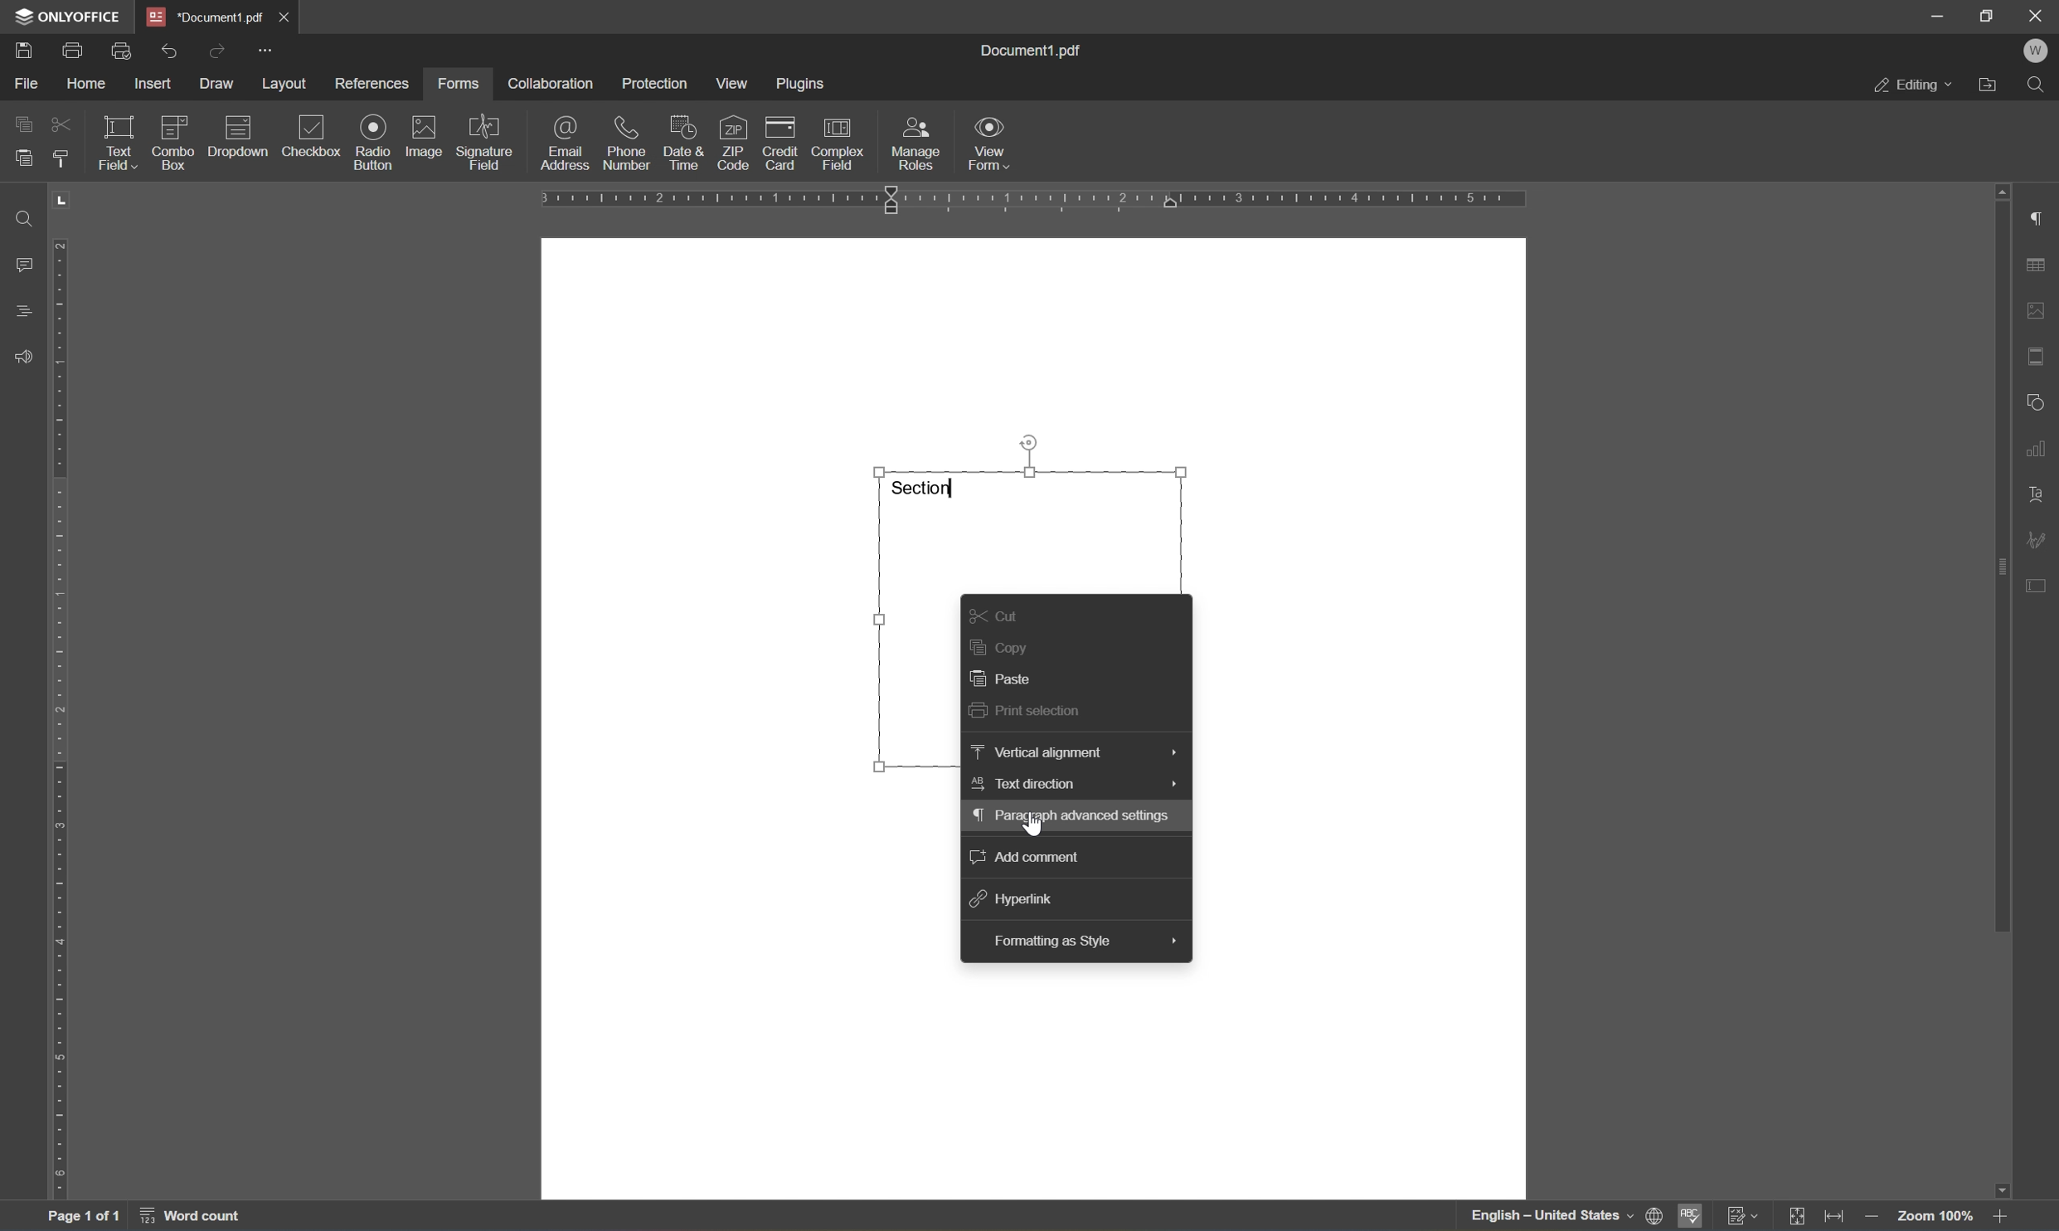  I want to click on redo, so click(215, 50).